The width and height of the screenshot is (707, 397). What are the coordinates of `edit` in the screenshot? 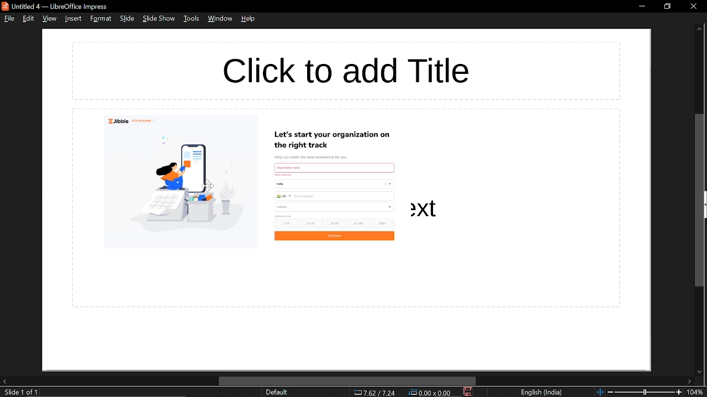 It's located at (29, 18).